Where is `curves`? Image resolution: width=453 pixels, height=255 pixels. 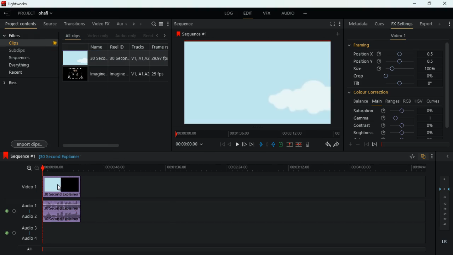
curves is located at coordinates (433, 101).